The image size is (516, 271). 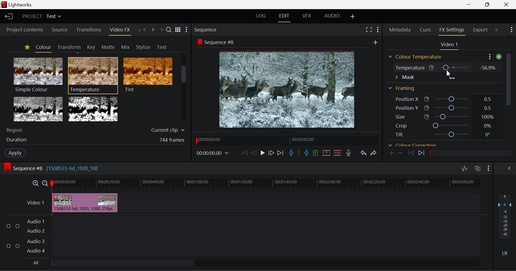 I want to click on 00:00:00.00, so click(x=211, y=140).